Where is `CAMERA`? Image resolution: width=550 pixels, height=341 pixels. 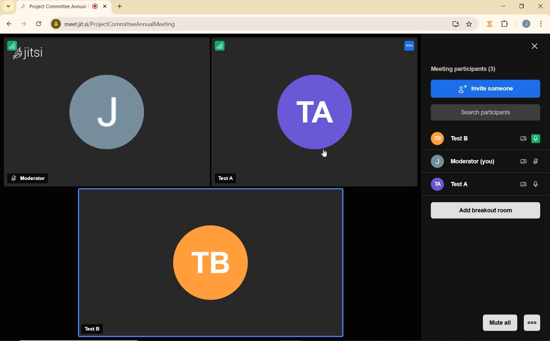 CAMERA is located at coordinates (522, 139).